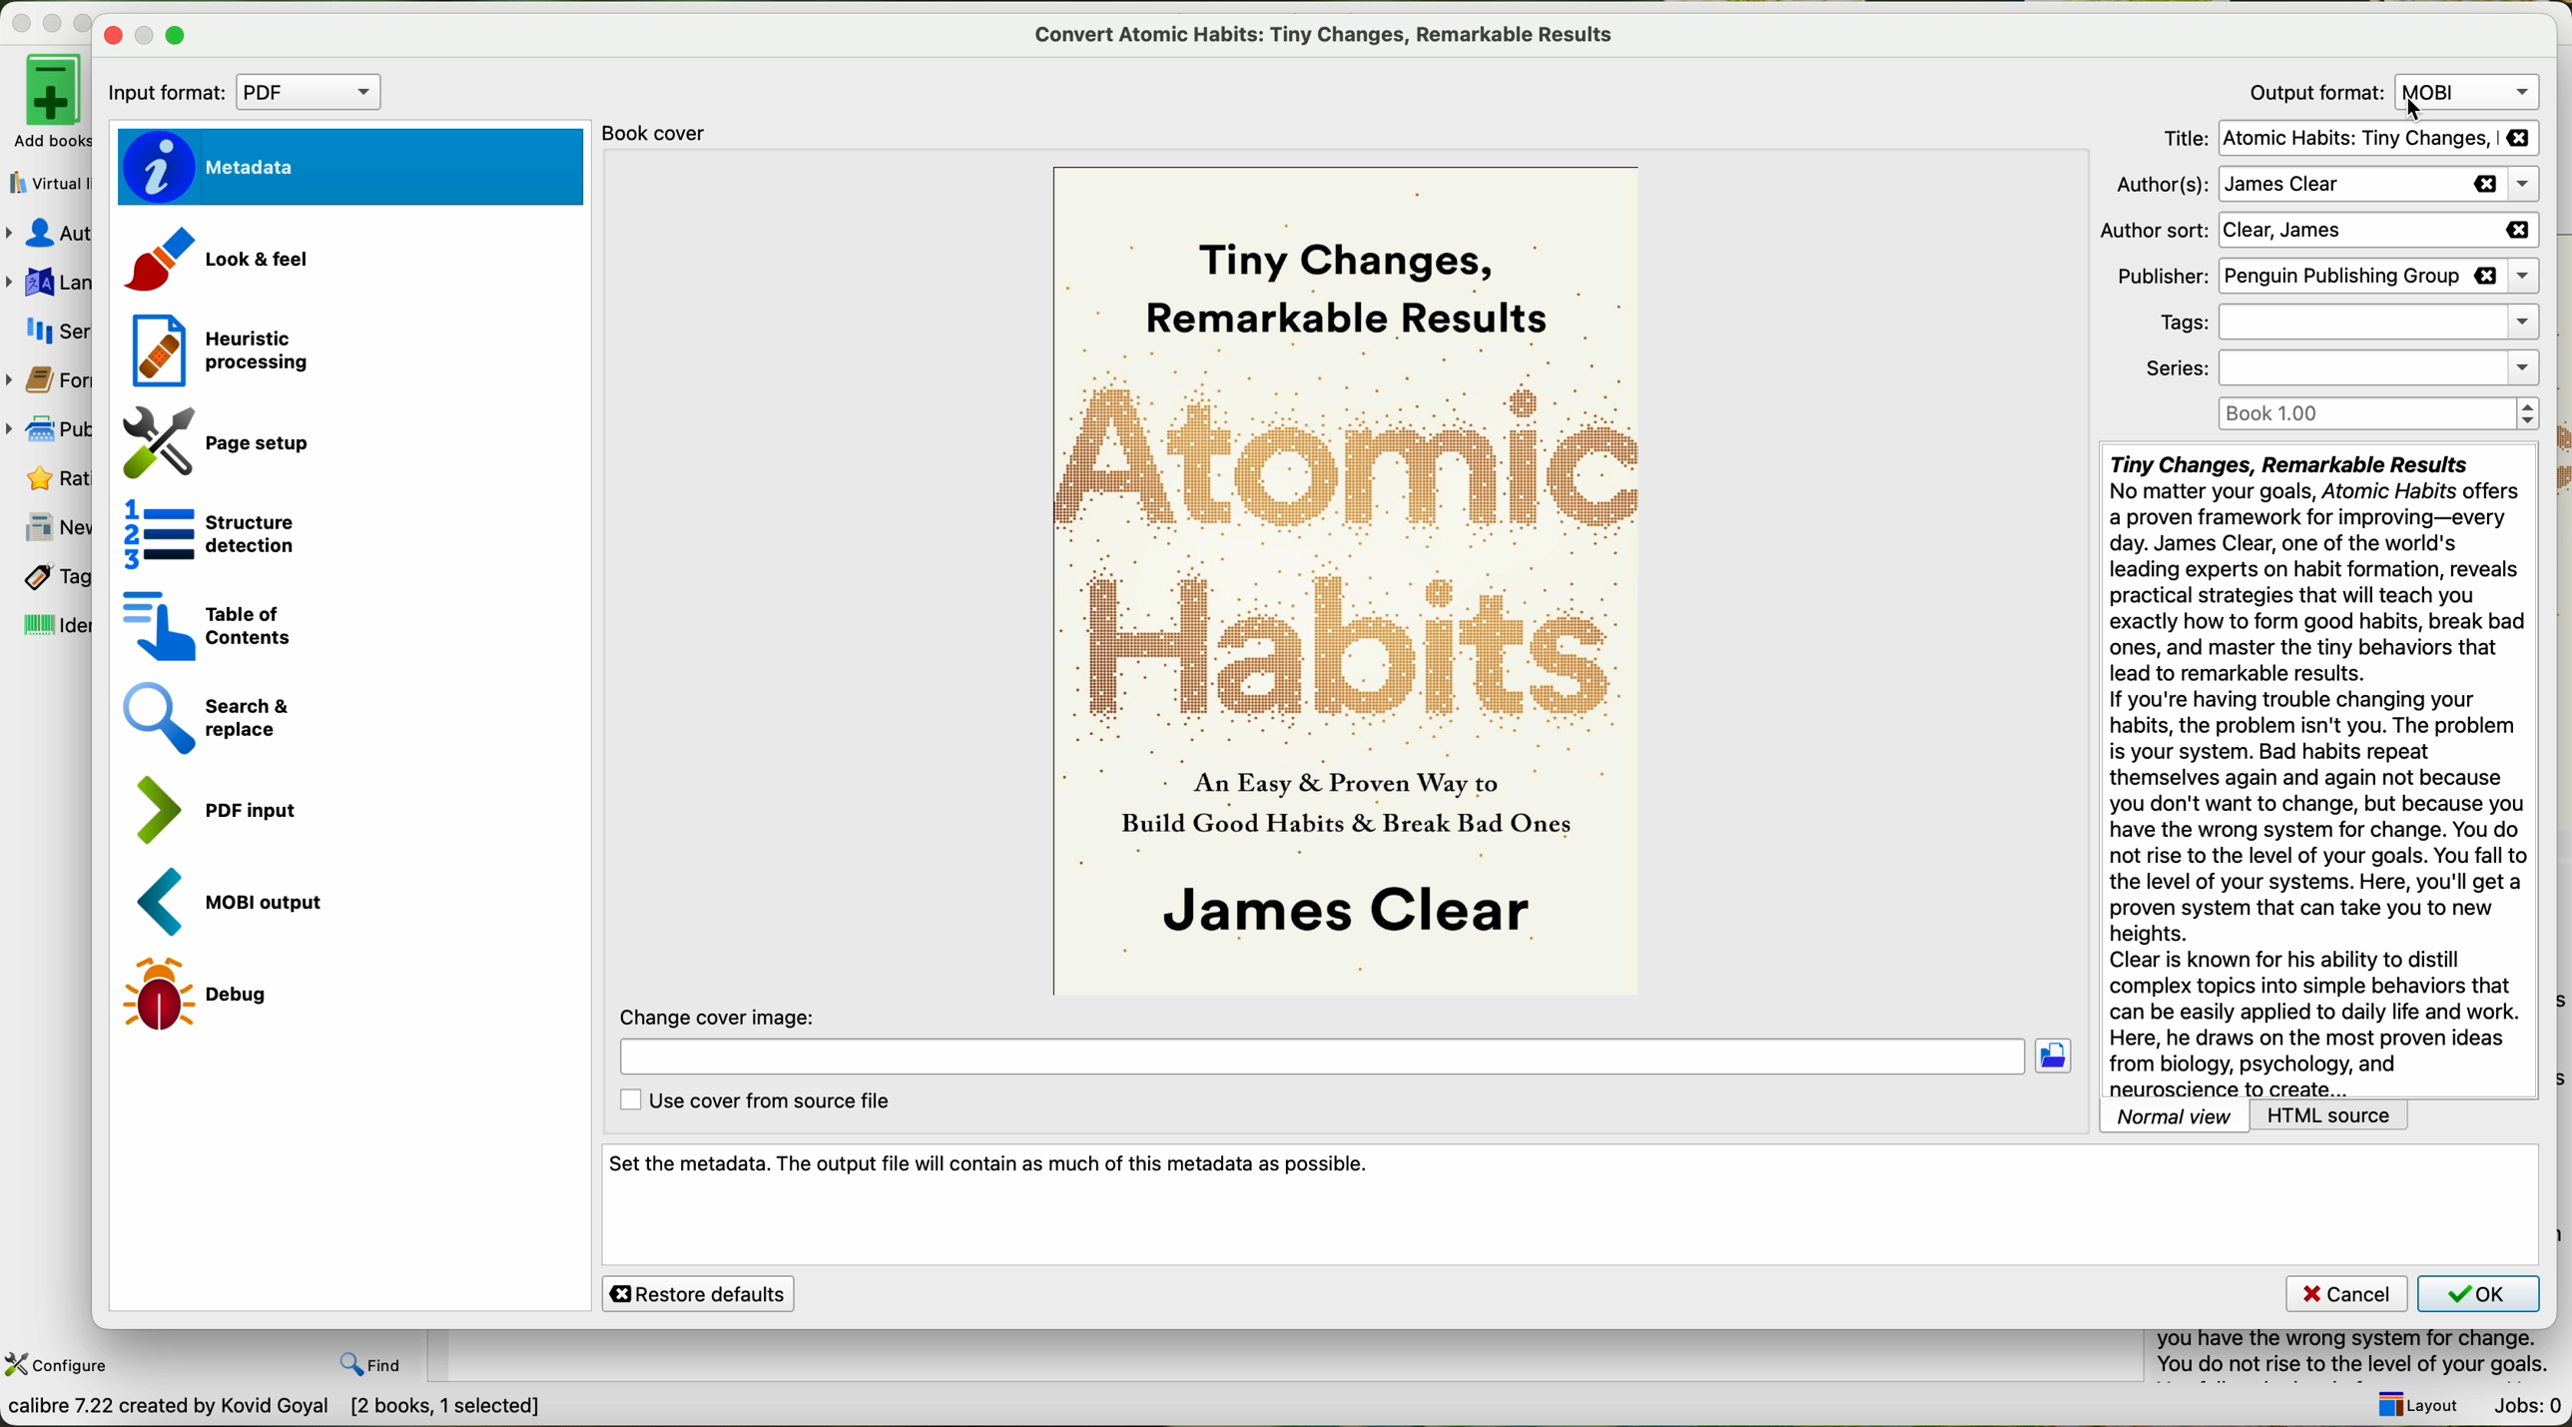  What do you see at coordinates (2417, 1405) in the screenshot?
I see `layout` at bounding box center [2417, 1405].